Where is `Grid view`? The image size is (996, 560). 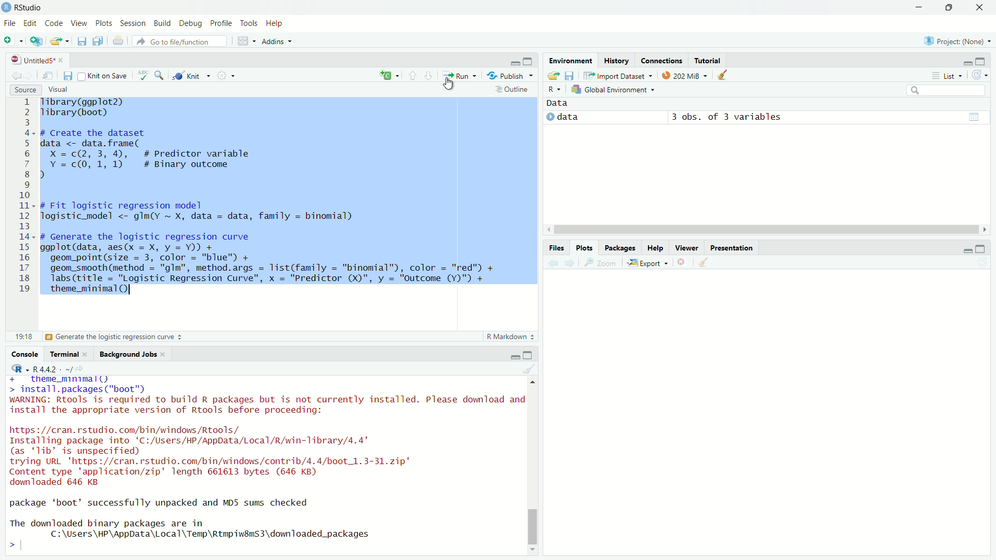 Grid view is located at coordinates (974, 117).